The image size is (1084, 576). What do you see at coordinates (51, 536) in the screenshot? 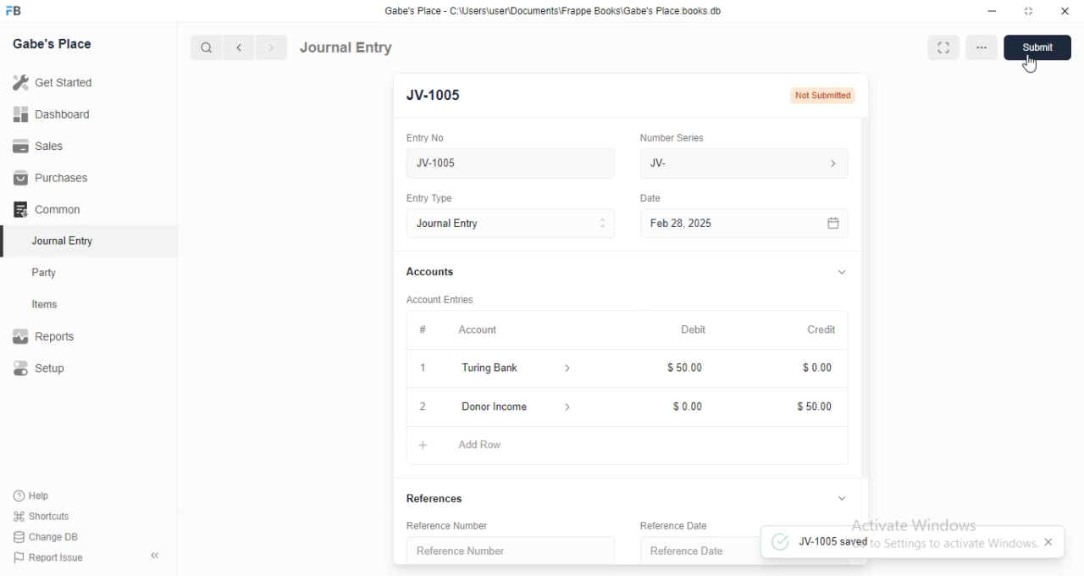
I see `Change DB` at bounding box center [51, 536].